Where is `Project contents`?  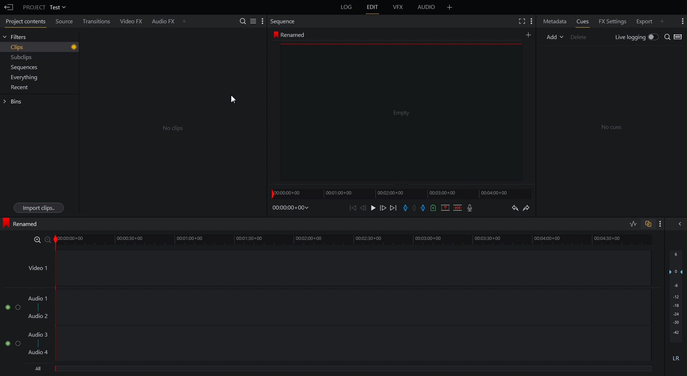
Project contents is located at coordinates (23, 21).